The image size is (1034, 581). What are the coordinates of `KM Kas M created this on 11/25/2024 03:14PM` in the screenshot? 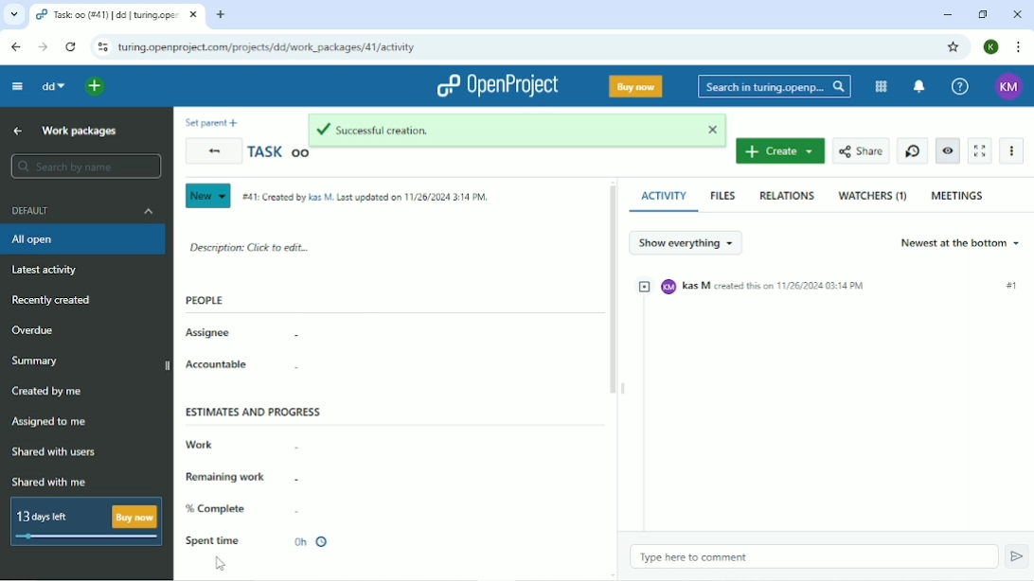 It's located at (829, 287).